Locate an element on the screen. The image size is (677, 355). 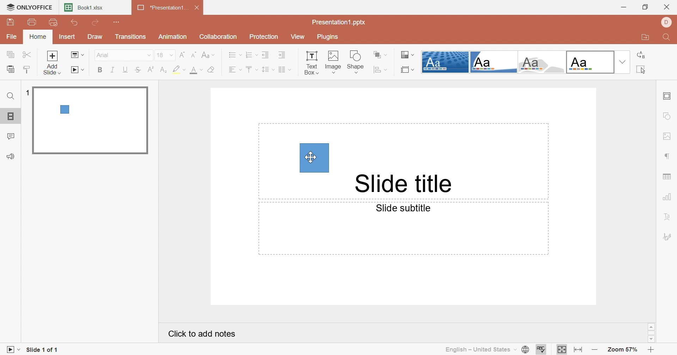
Line spacing is located at coordinates (267, 68).